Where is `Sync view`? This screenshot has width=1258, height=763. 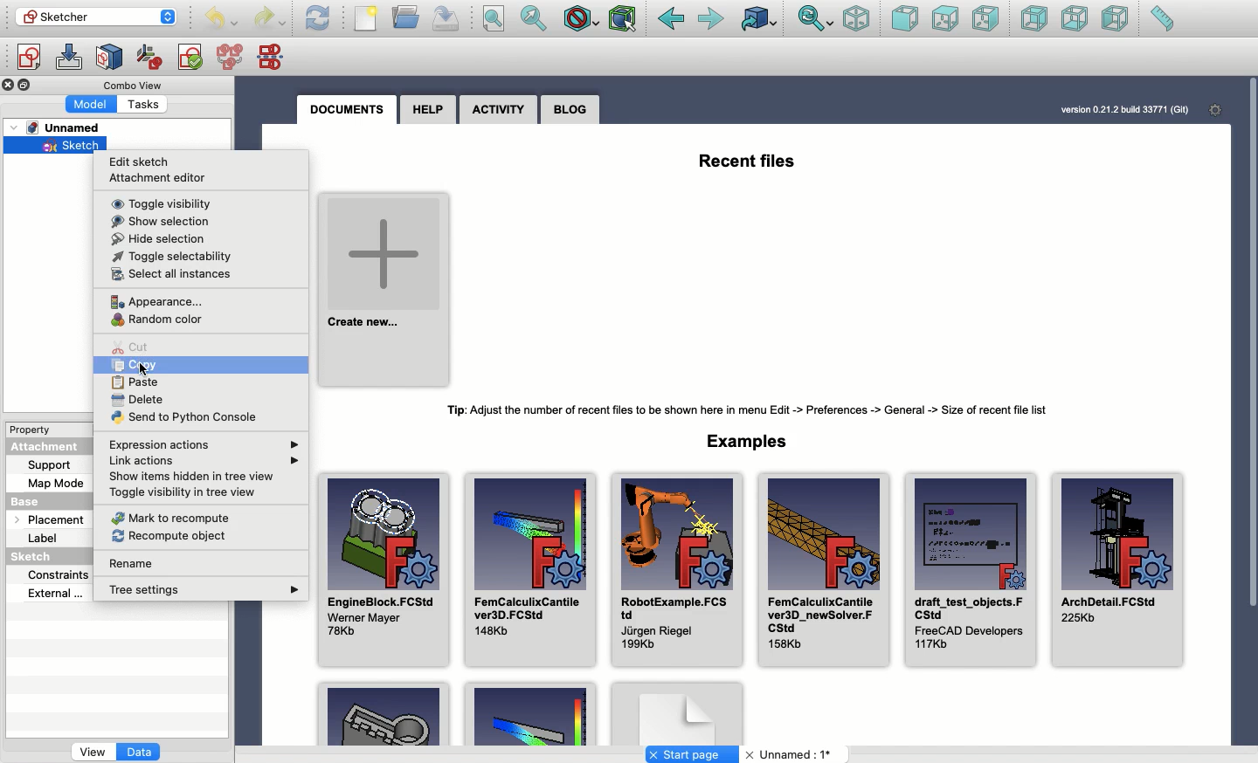
Sync view is located at coordinates (816, 20).